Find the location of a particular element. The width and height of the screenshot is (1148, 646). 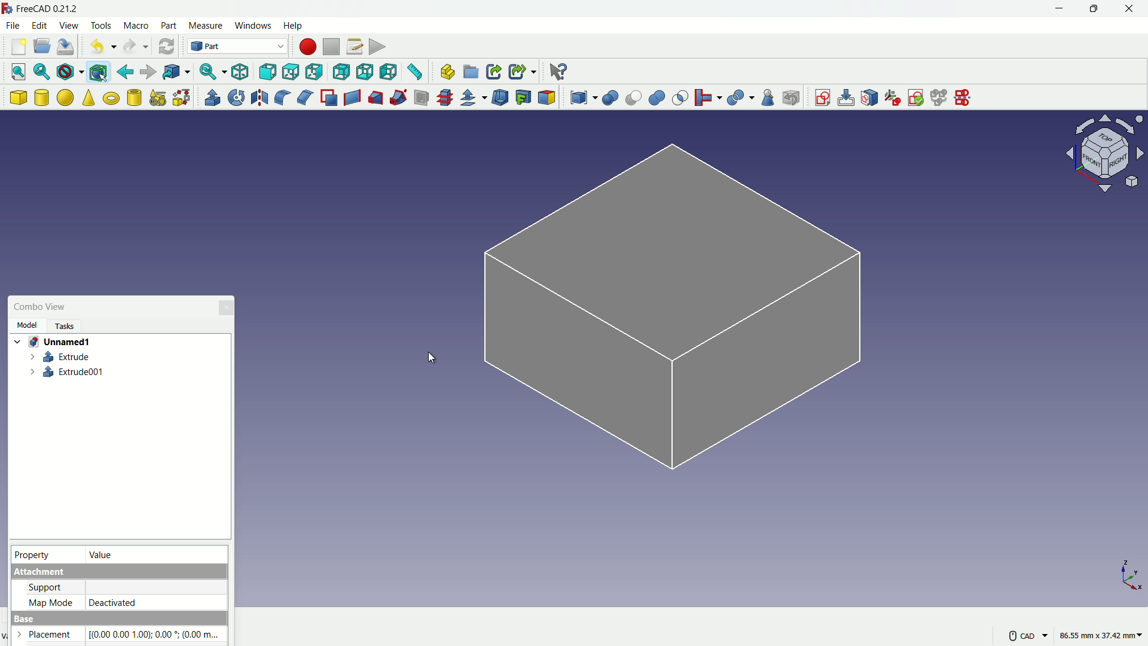

go back is located at coordinates (126, 72).